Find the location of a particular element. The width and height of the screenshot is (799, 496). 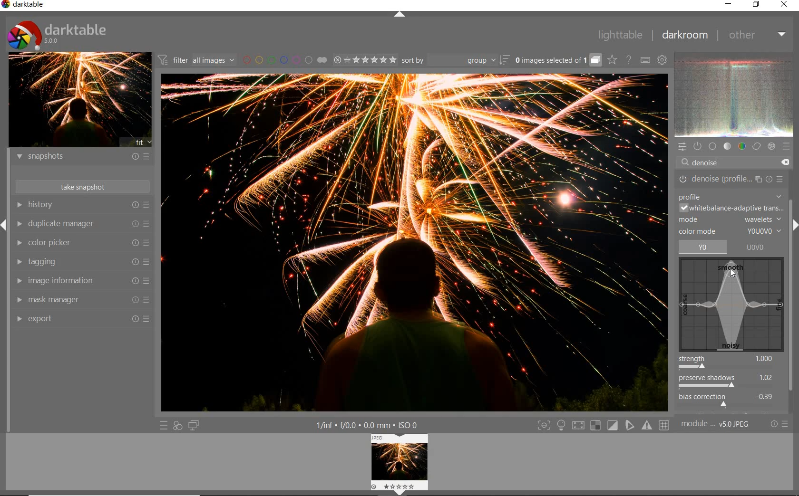

strength is located at coordinates (730, 363).